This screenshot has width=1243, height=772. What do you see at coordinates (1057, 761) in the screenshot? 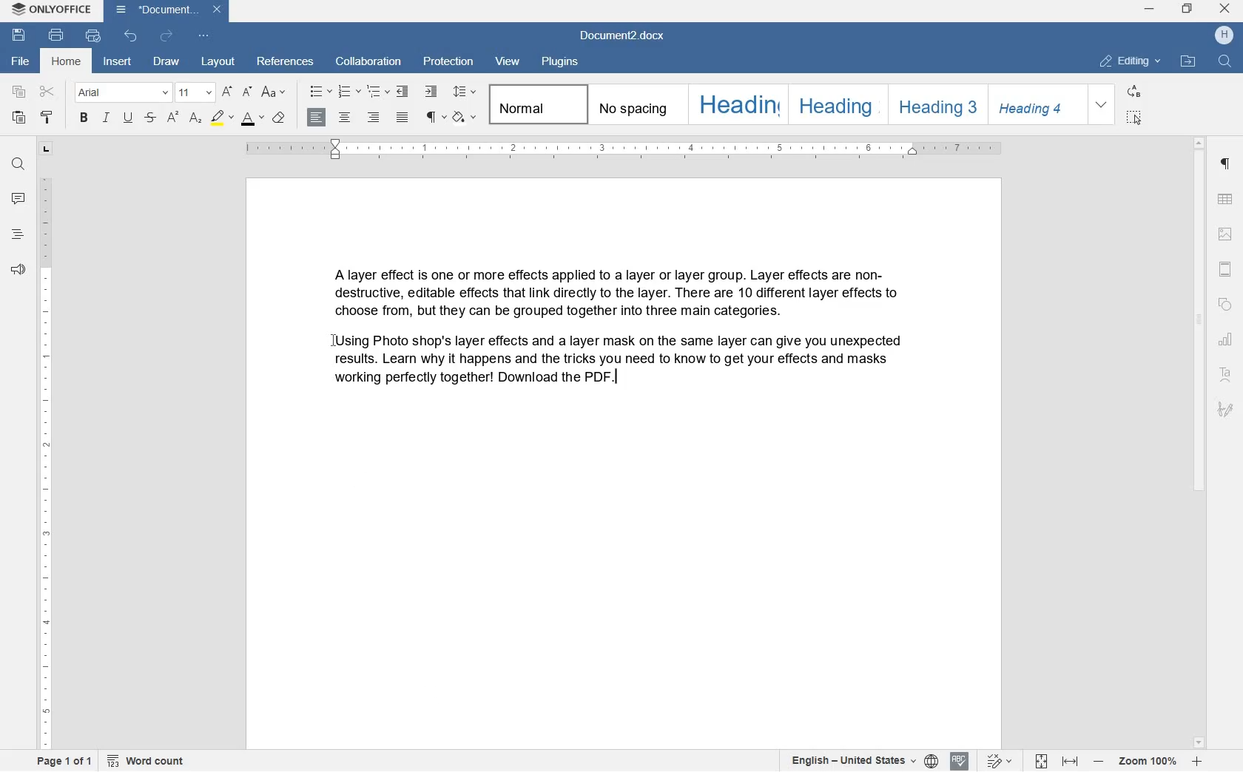
I see `FIT TO PAGE OR WIDTH` at bounding box center [1057, 761].